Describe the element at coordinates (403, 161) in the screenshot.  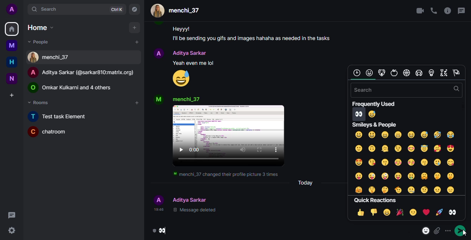
I see `smileys` at that location.